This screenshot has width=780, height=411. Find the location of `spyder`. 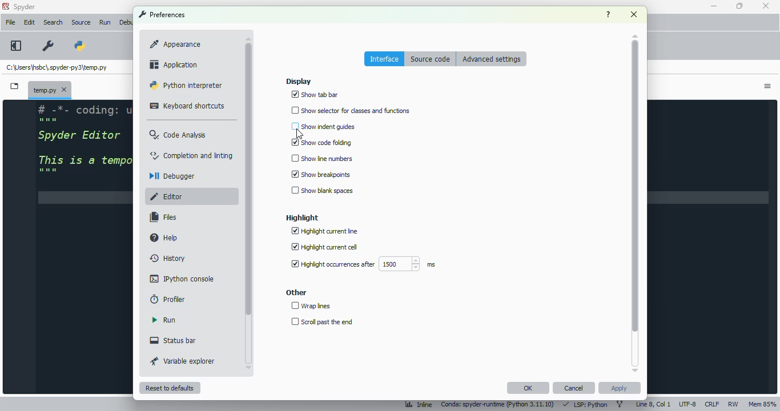

spyder is located at coordinates (25, 7).